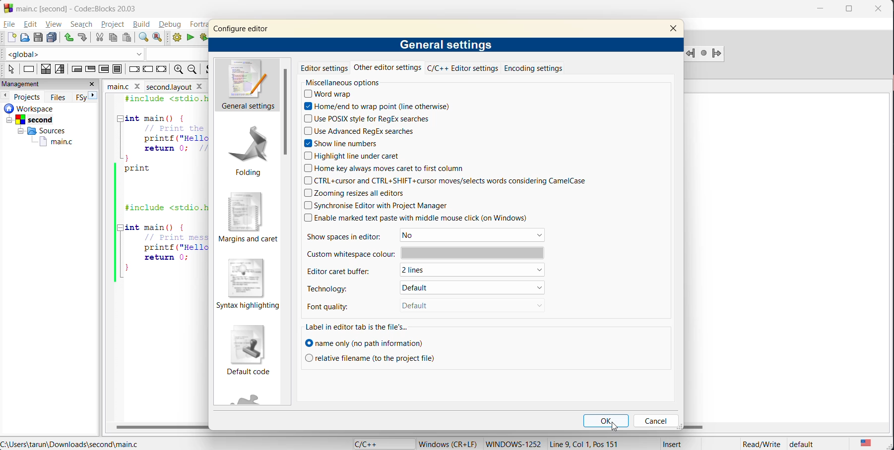  What do you see at coordinates (30, 96) in the screenshot?
I see `projects` at bounding box center [30, 96].